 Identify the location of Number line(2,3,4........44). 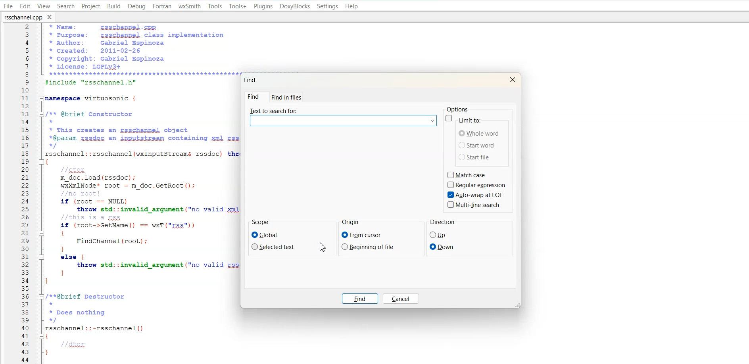
(25, 193).